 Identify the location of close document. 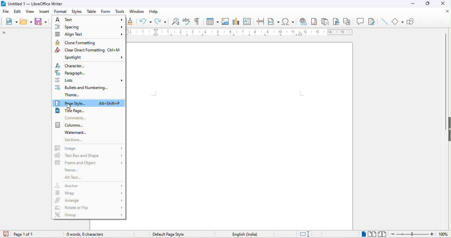
(444, 11).